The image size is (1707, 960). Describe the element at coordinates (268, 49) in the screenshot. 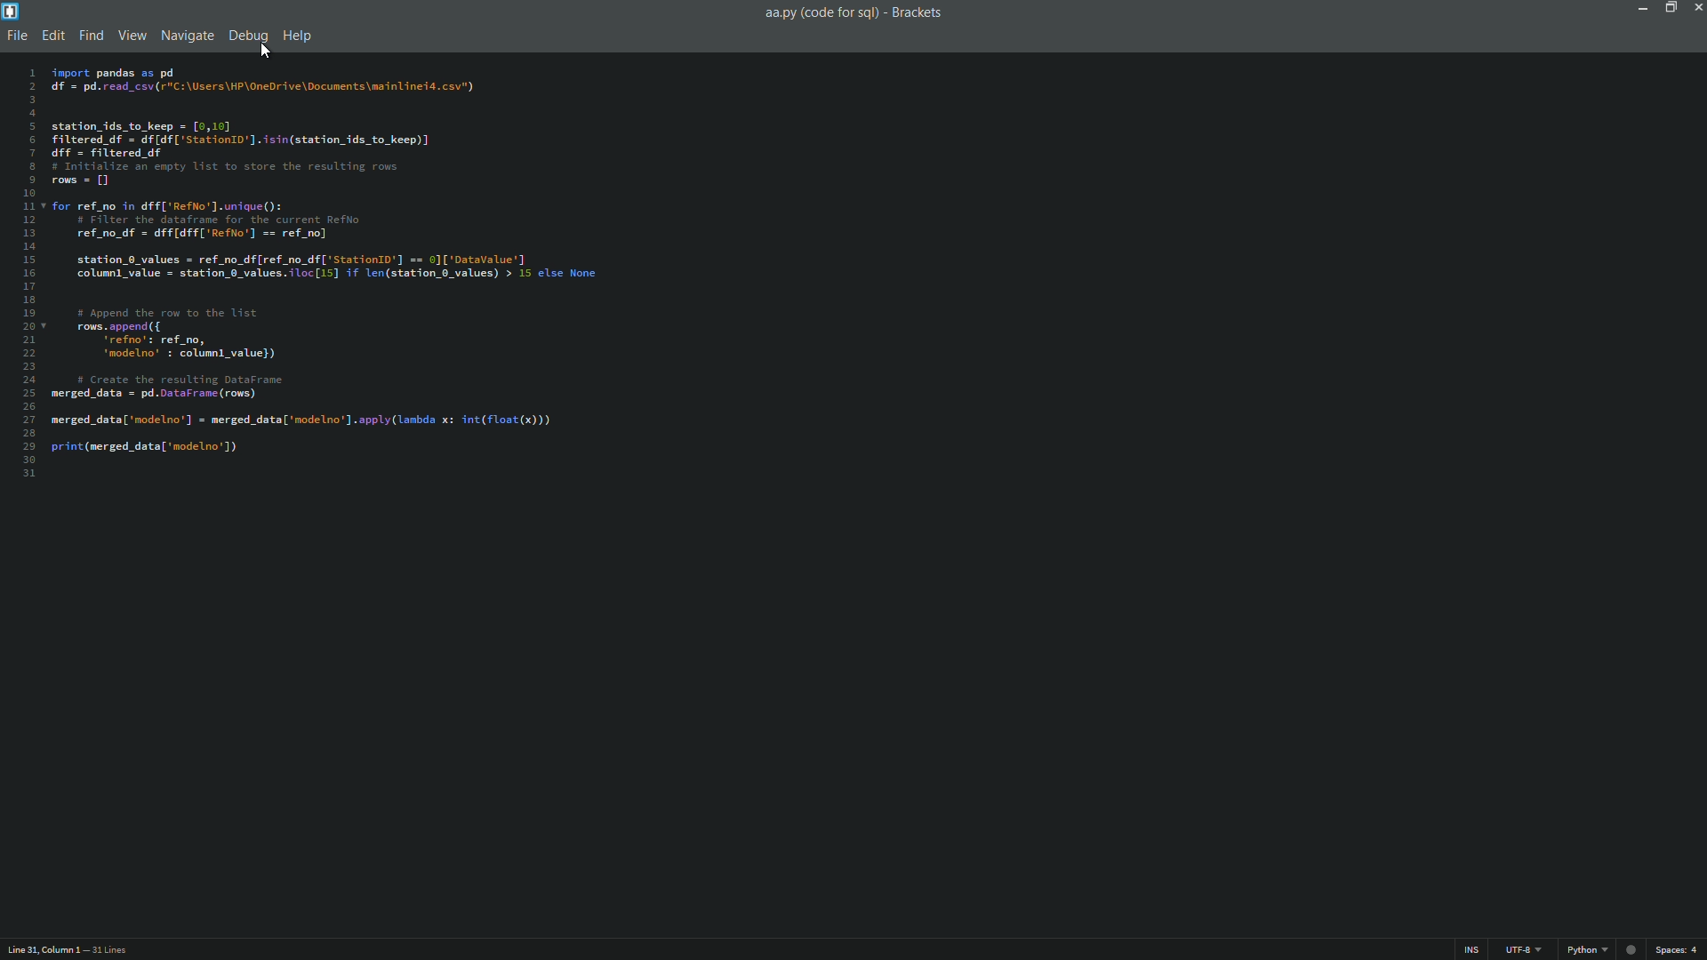

I see `cursor` at that location.